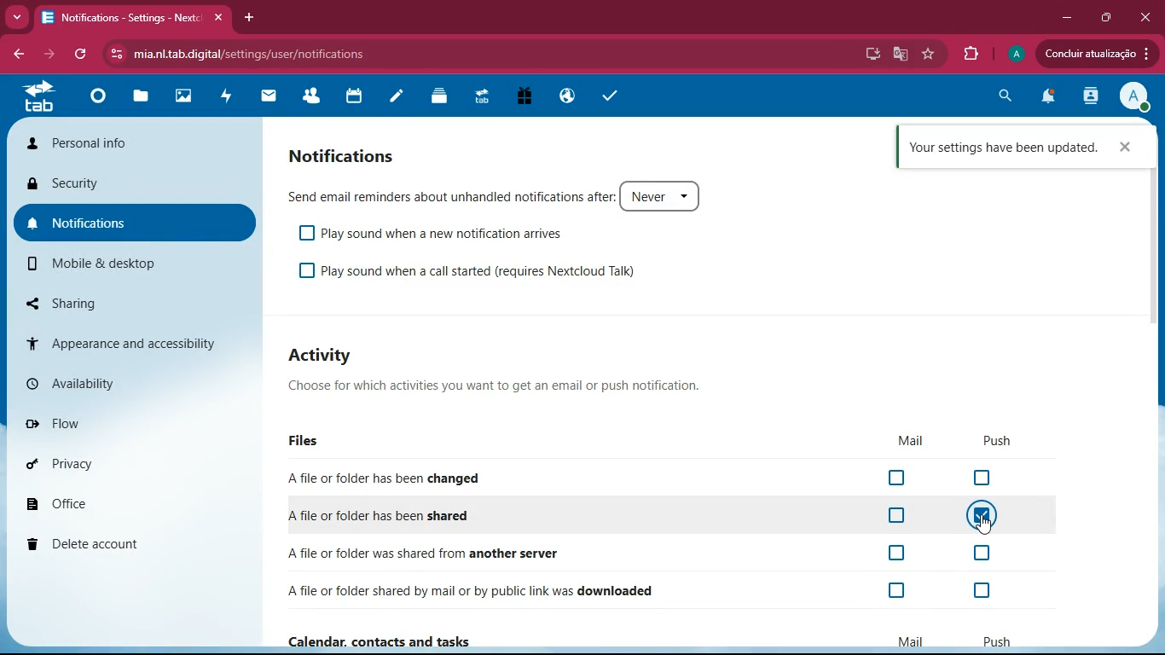 This screenshot has width=1165, height=655. I want to click on off, so click(894, 516).